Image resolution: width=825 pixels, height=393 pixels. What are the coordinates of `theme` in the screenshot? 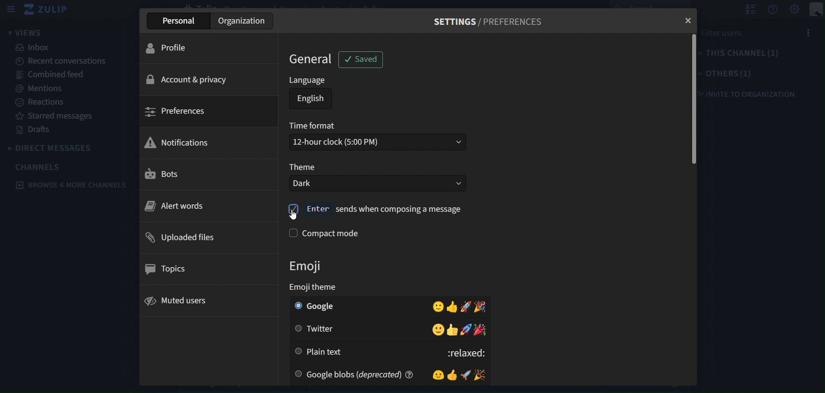 It's located at (304, 168).